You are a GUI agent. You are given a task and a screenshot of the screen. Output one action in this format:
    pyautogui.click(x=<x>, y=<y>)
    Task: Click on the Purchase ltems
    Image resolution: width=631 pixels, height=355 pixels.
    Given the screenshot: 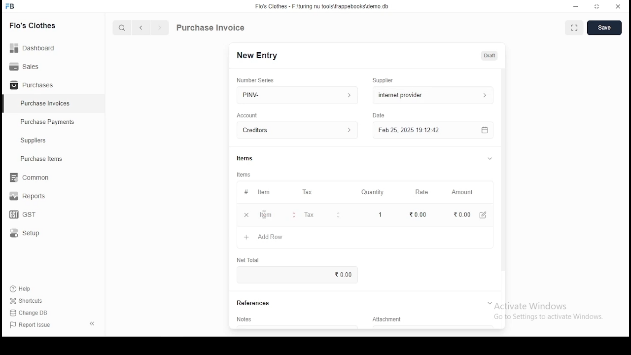 What is the action you would take?
    pyautogui.click(x=37, y=159)
    